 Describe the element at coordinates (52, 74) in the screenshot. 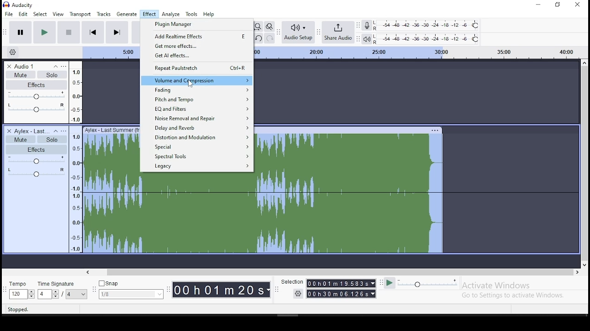

I see `solo` at that location.